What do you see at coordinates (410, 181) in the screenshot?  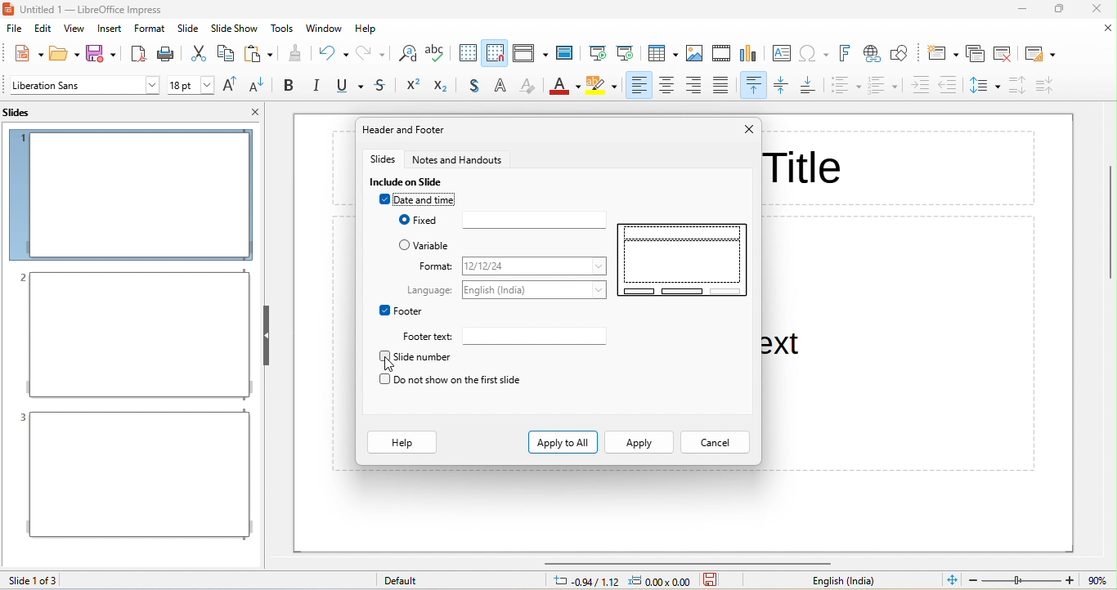 I see `include on slide` at bounding box center [410, 181].